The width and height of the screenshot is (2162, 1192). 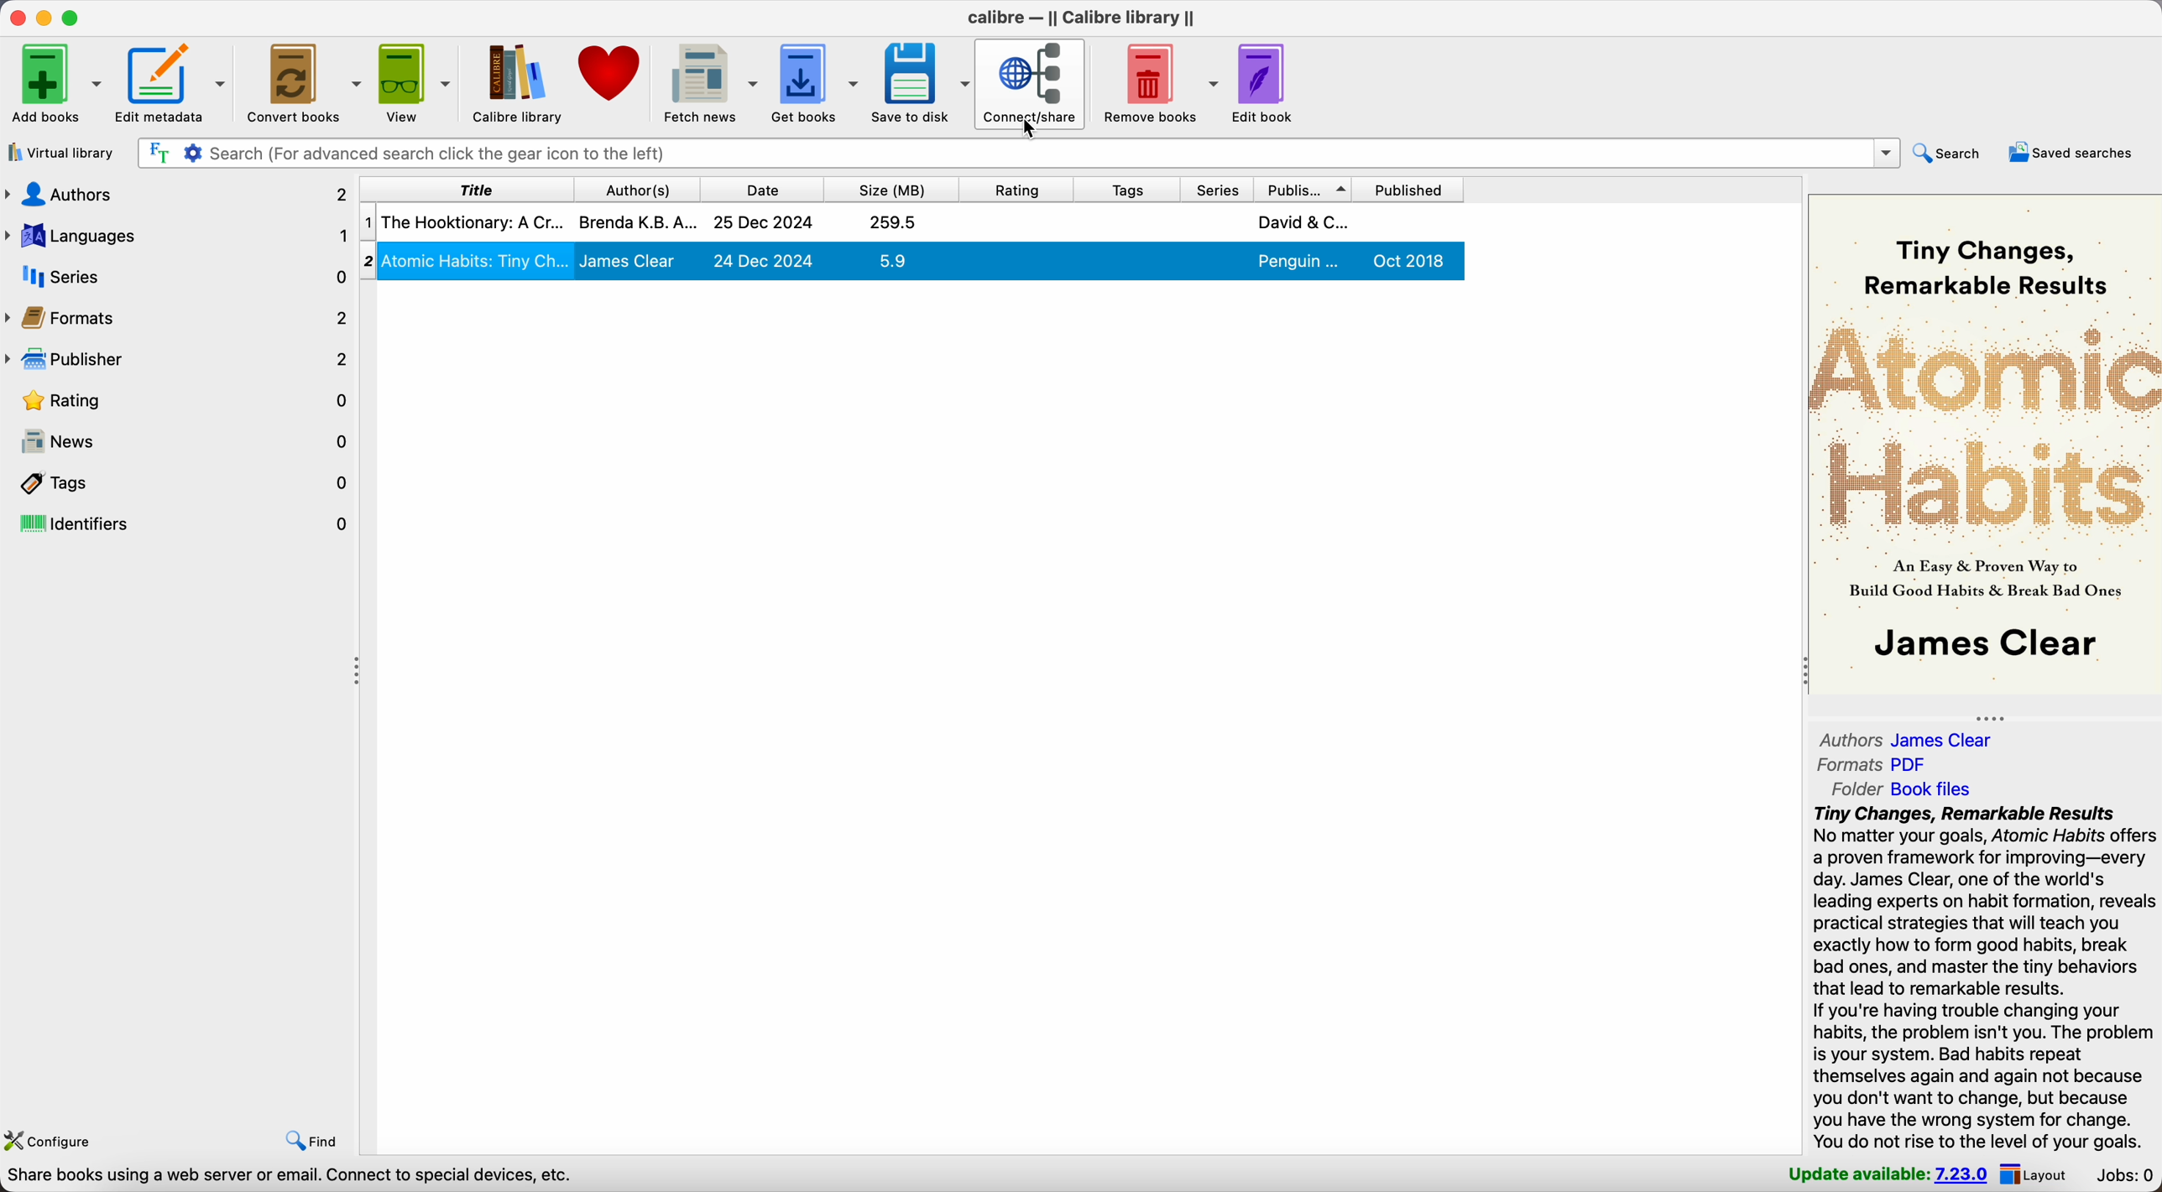 I want to click on 2| Atomic Habits: Tiny Ch..., so click(x=477, y=259).